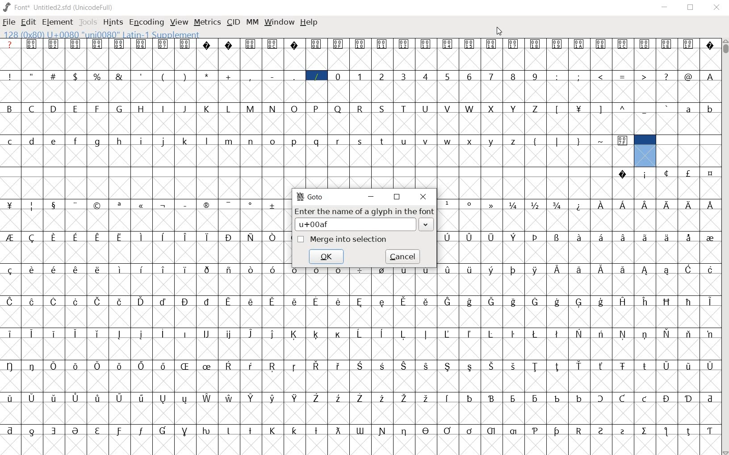 The width and height of the screenshot is (729, 455). What do you see at coordinates (405, 397) in the screenshot?
I see `Symbol` at bounding box center [405, 397].